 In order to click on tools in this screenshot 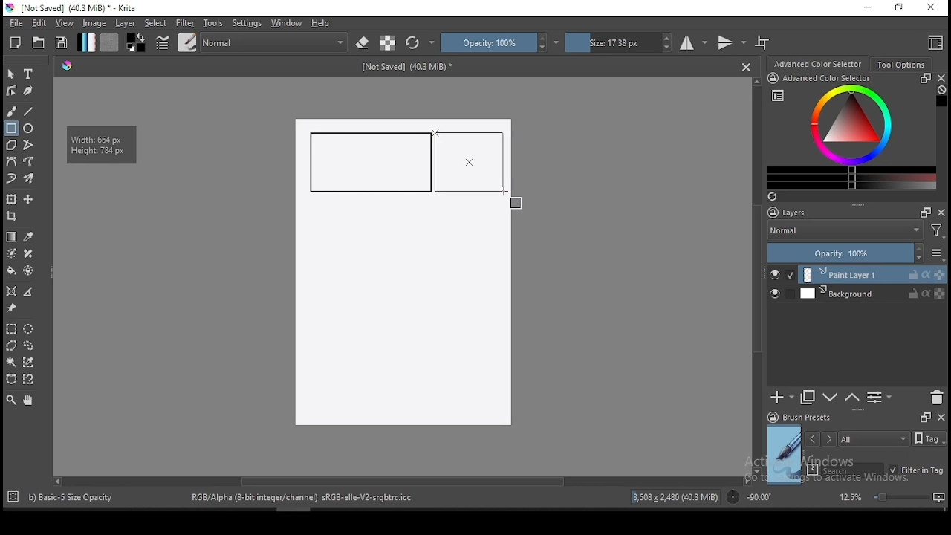, I will do `click(213, 23)`.